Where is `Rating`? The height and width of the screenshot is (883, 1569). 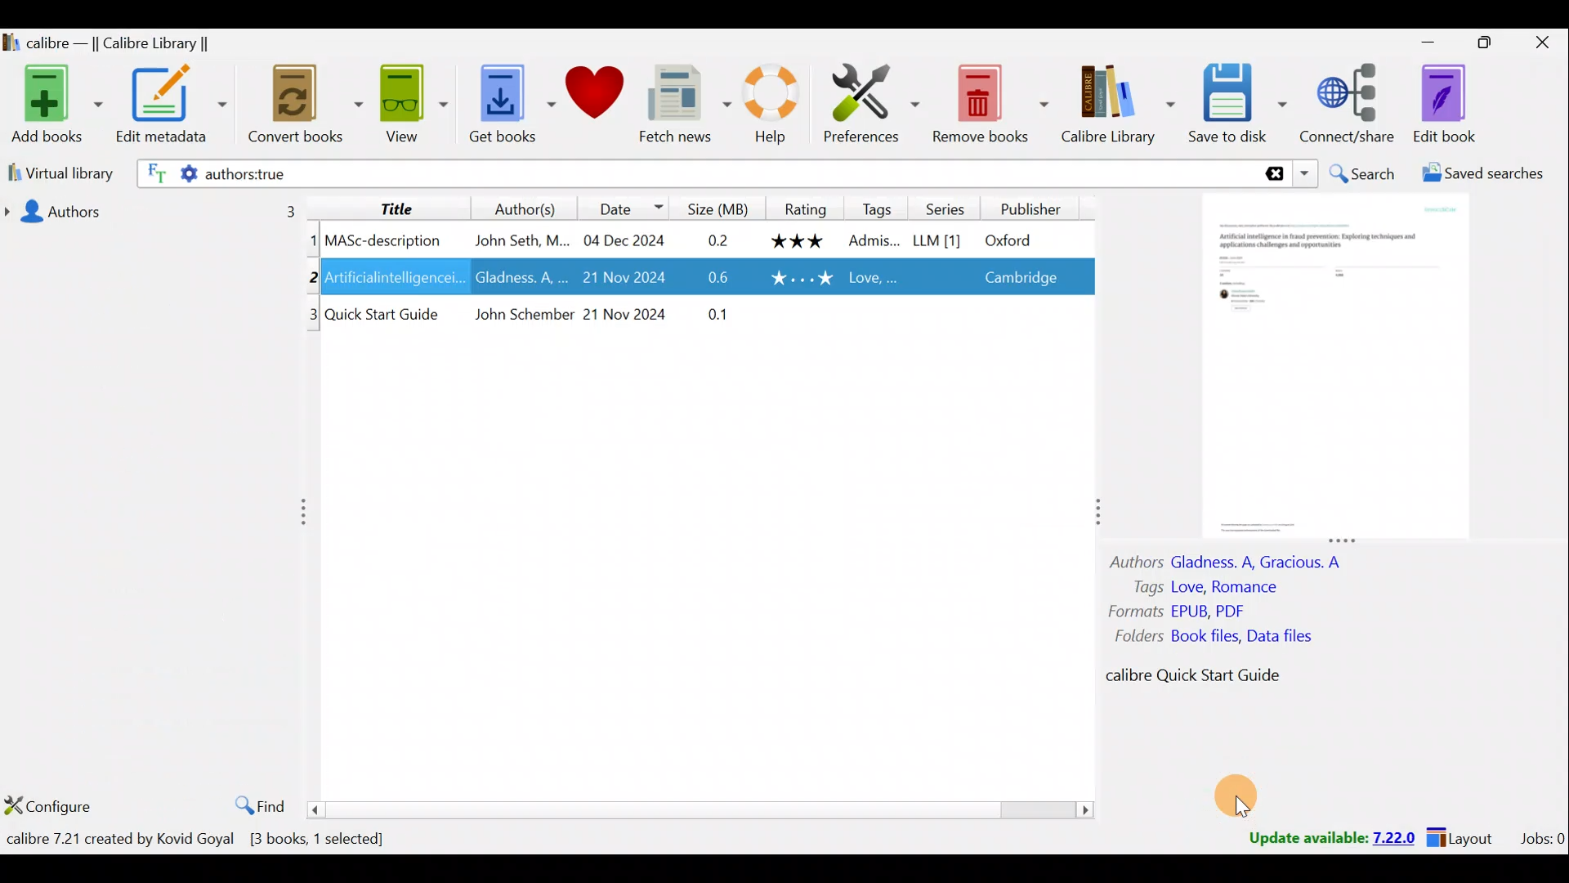 Rating is located at coordinates (806, 208).